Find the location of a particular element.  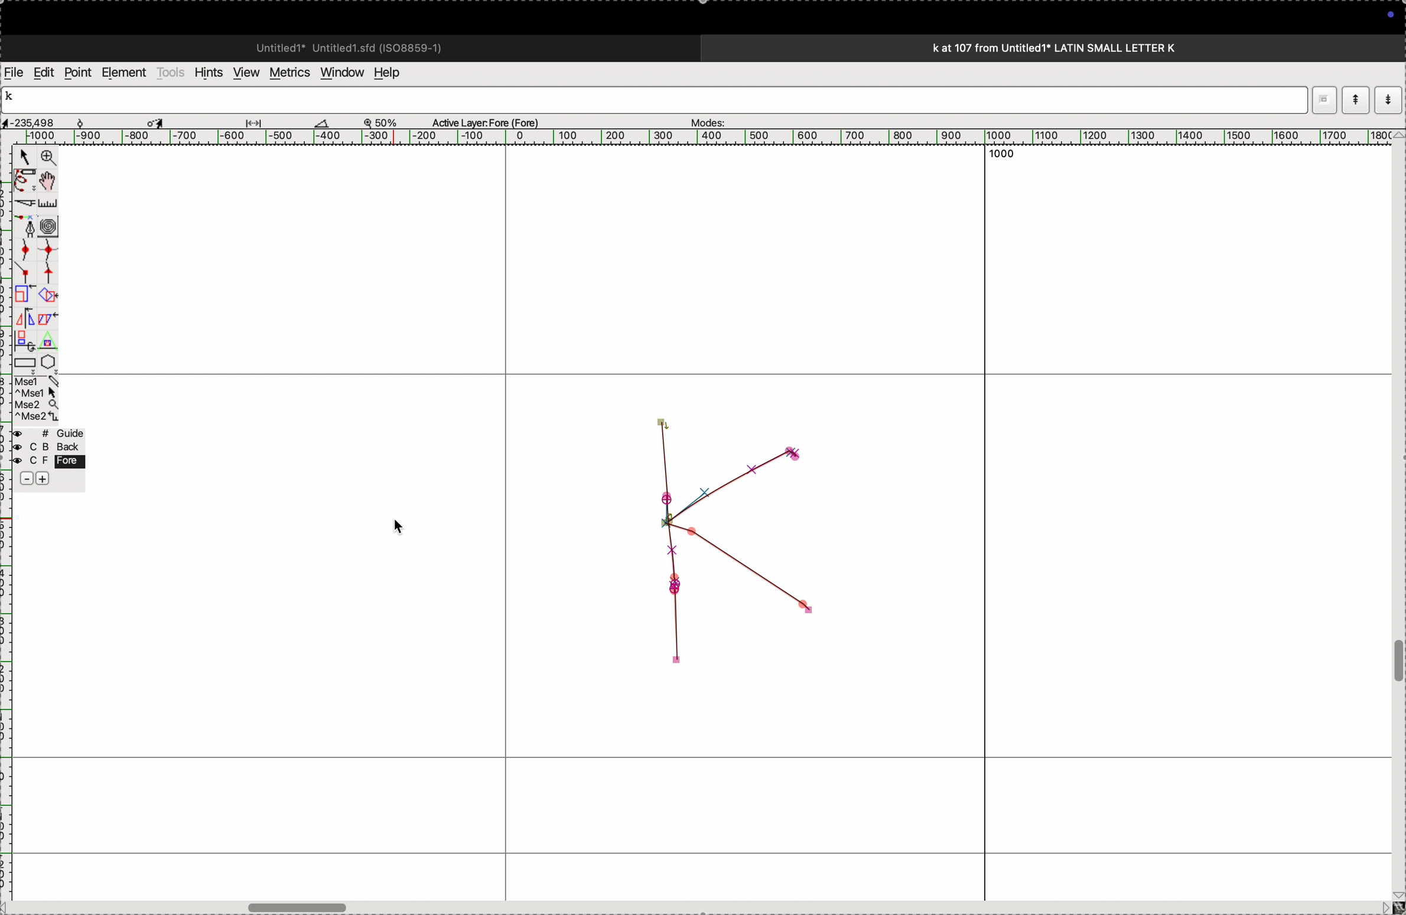

metrics is located at coordinates (288, 73).